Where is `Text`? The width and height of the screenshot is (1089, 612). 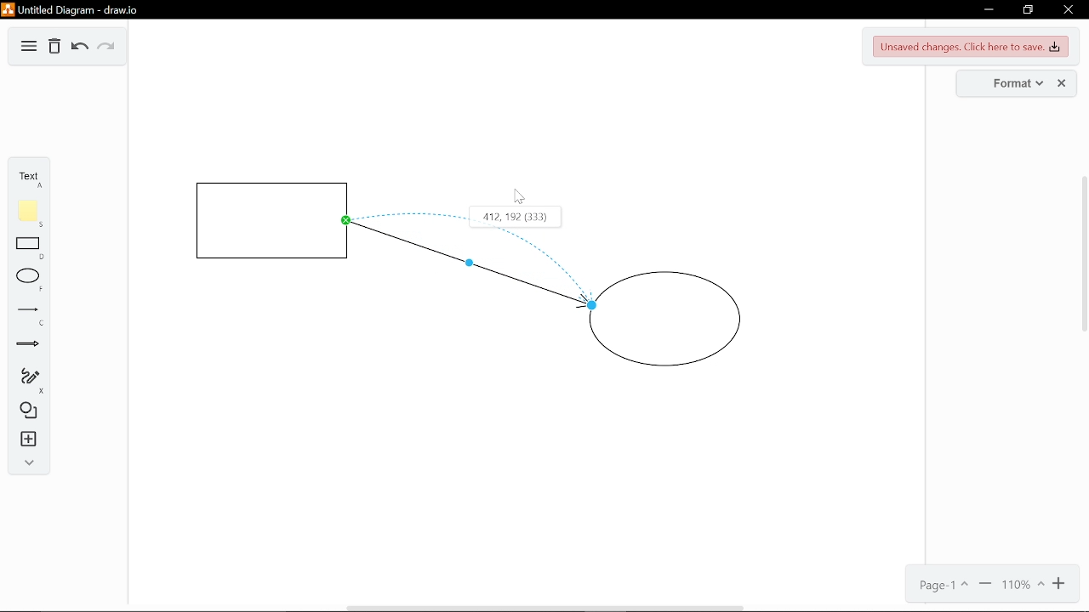
Text is located at coordinates (27, 177).